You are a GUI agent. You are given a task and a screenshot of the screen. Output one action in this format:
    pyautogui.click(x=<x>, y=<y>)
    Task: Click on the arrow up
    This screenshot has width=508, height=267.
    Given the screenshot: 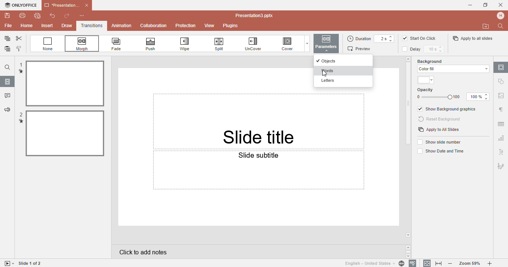 What is the action you would take?
    pyautogui.click(x=408, y=58)
    